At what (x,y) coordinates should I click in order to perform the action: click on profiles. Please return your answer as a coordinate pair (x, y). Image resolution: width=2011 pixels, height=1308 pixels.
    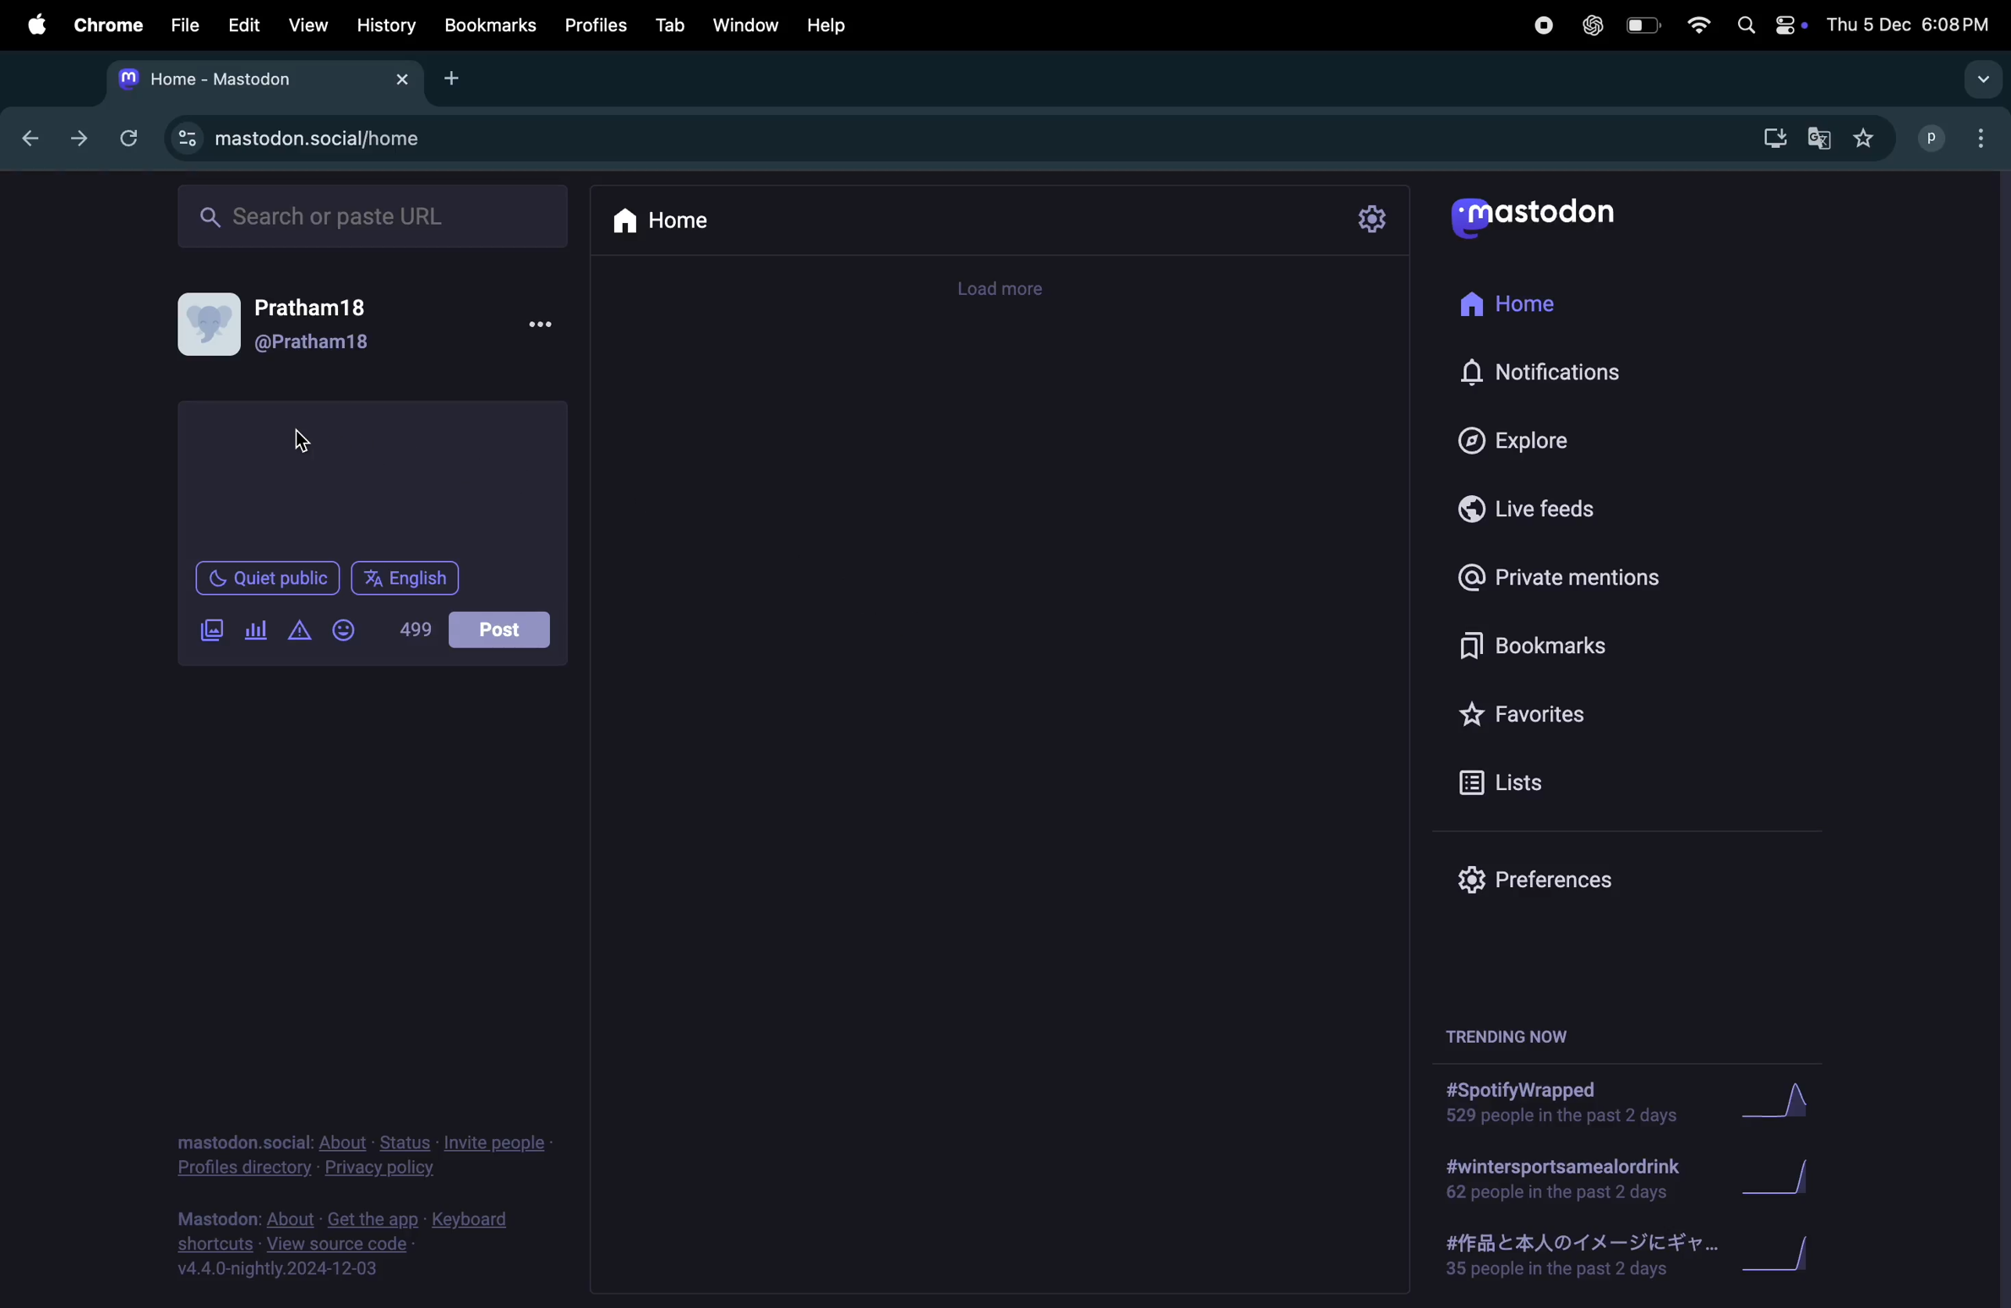
    Looking at the image, I should click on (595, 27).